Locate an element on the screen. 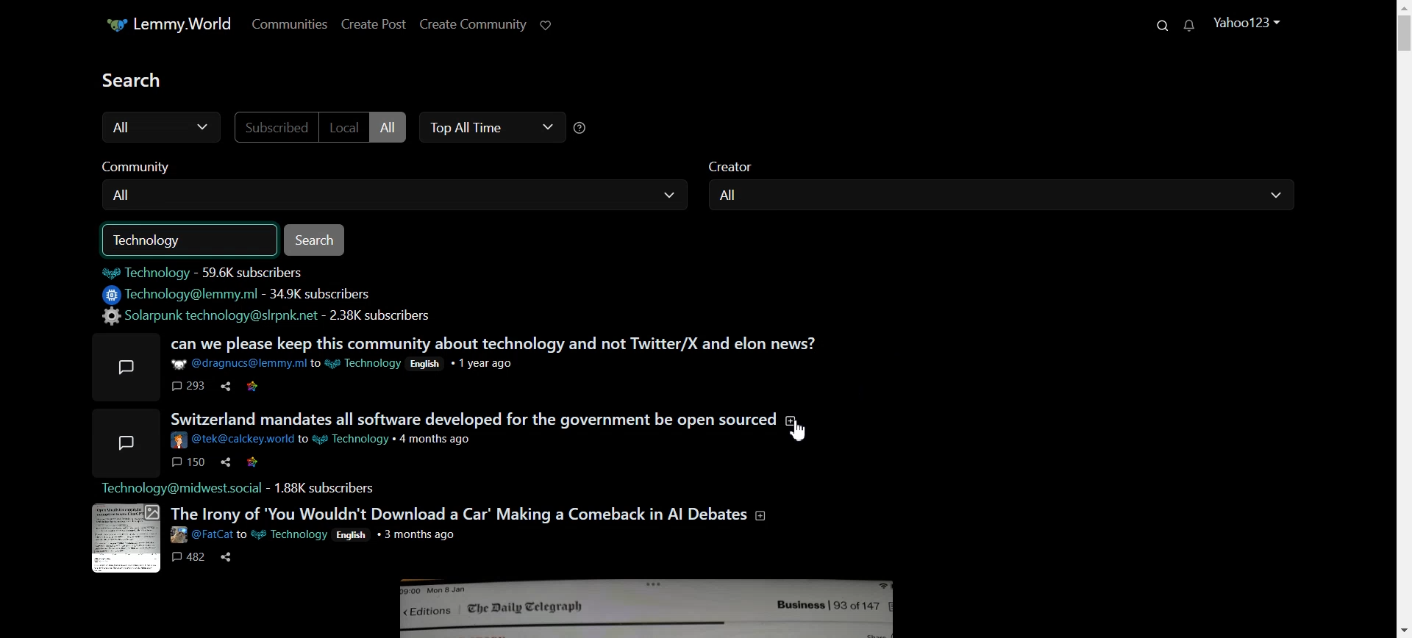 The height and width of the screenshot is (638, 1412). Technology@midwest social - 1.88K subscribers is located at coordinates (249, 488).